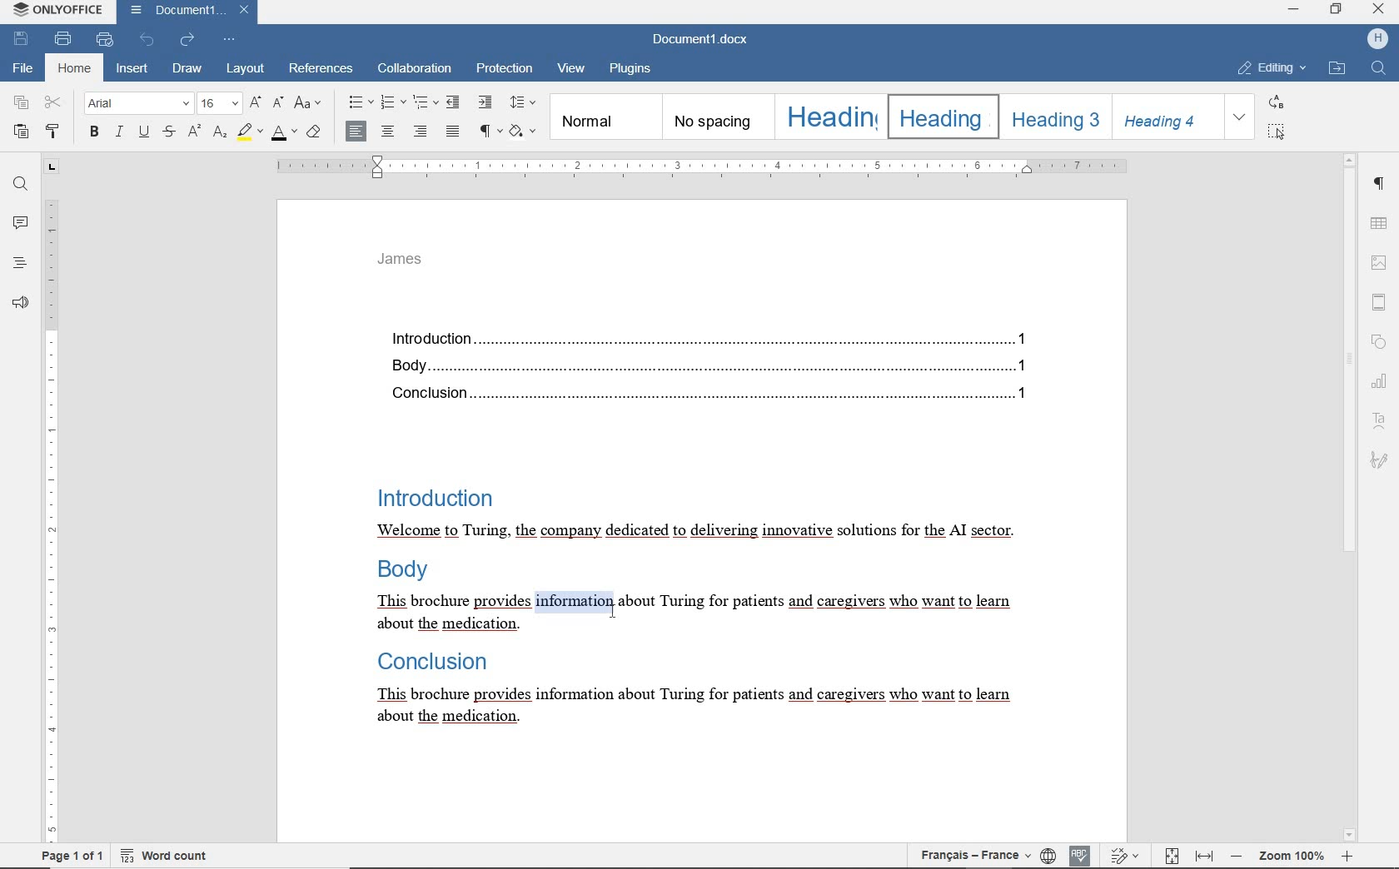 This screenshot has width=1399, height=869. Describe the element at coordinates (69, 856) in the screenshot. I see `PAGE 1 OF 1` at that location.